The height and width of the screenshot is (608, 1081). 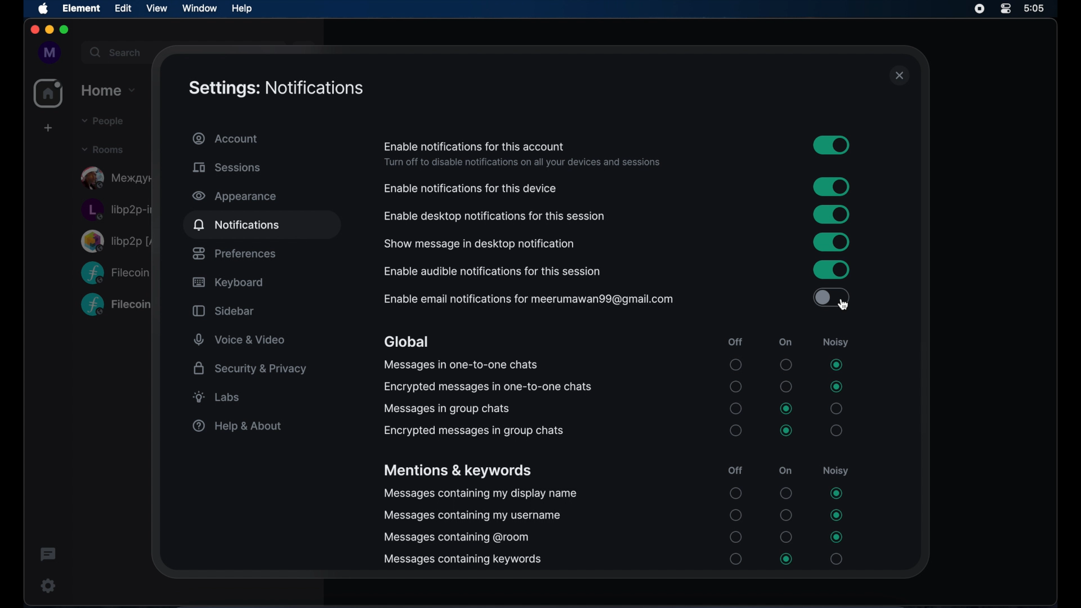 I want to click on radio button, so click(x=836, y=537).